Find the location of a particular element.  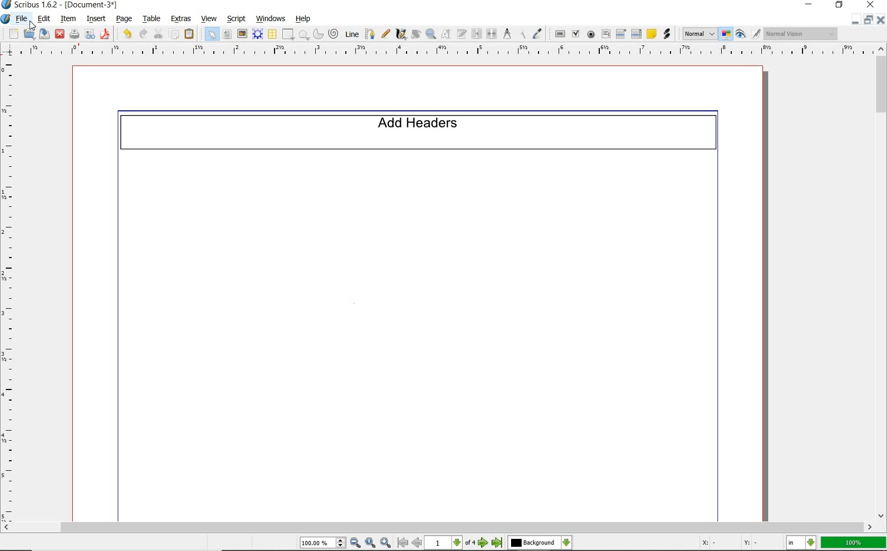

line is located at coordinates (352, 33).